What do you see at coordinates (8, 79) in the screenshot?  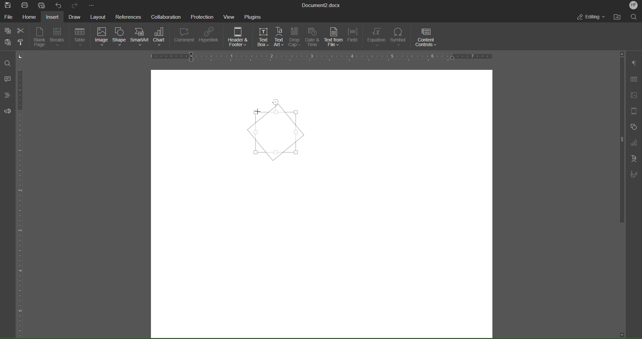 I see `Comments` at bounding box center [8, 79].